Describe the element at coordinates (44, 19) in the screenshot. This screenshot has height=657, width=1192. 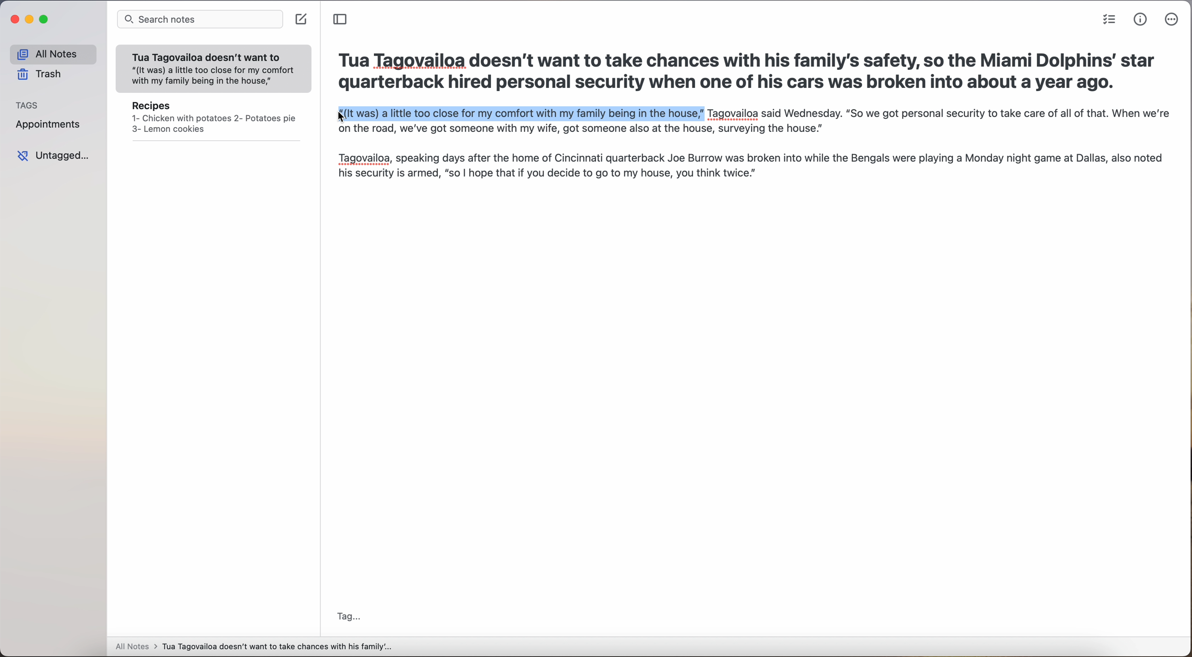
I see `maximize Simplenote` at that location.